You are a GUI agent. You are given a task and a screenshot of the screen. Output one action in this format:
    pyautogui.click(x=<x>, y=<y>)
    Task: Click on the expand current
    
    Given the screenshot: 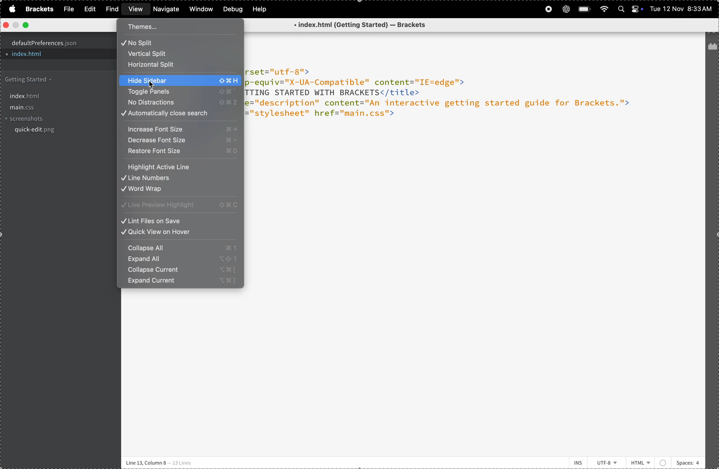 What is the action you would take?
    pyautogui.click(x=181, y=283)
    